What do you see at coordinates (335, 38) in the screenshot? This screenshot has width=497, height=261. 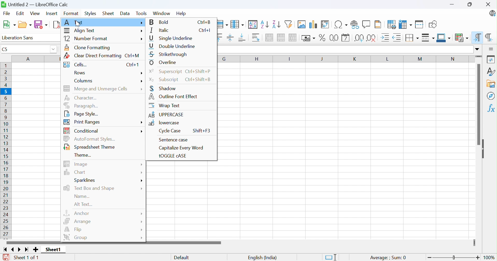 I see `Format as number` at bounding box center [335, 38].